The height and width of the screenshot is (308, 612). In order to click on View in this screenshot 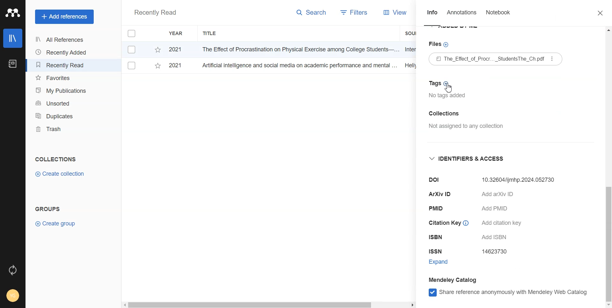, I will do `click(395, 12)`.